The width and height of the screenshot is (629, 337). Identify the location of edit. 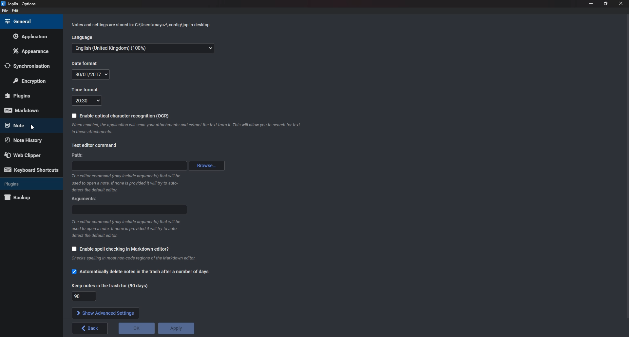
(15, 10).